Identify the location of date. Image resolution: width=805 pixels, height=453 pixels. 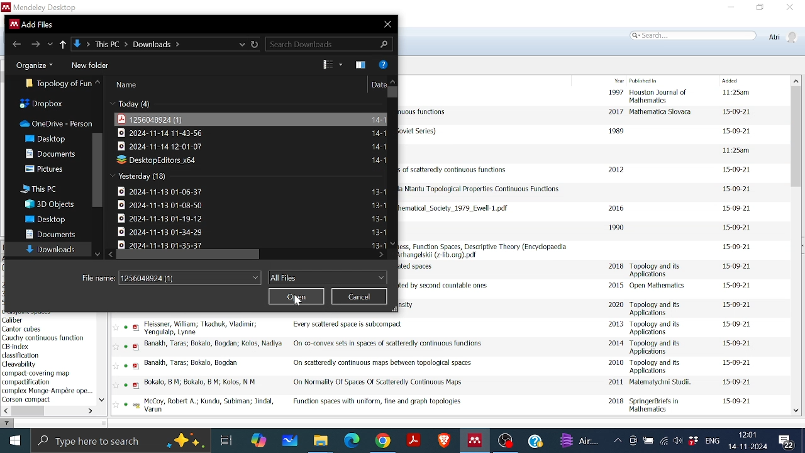
(737, 208).